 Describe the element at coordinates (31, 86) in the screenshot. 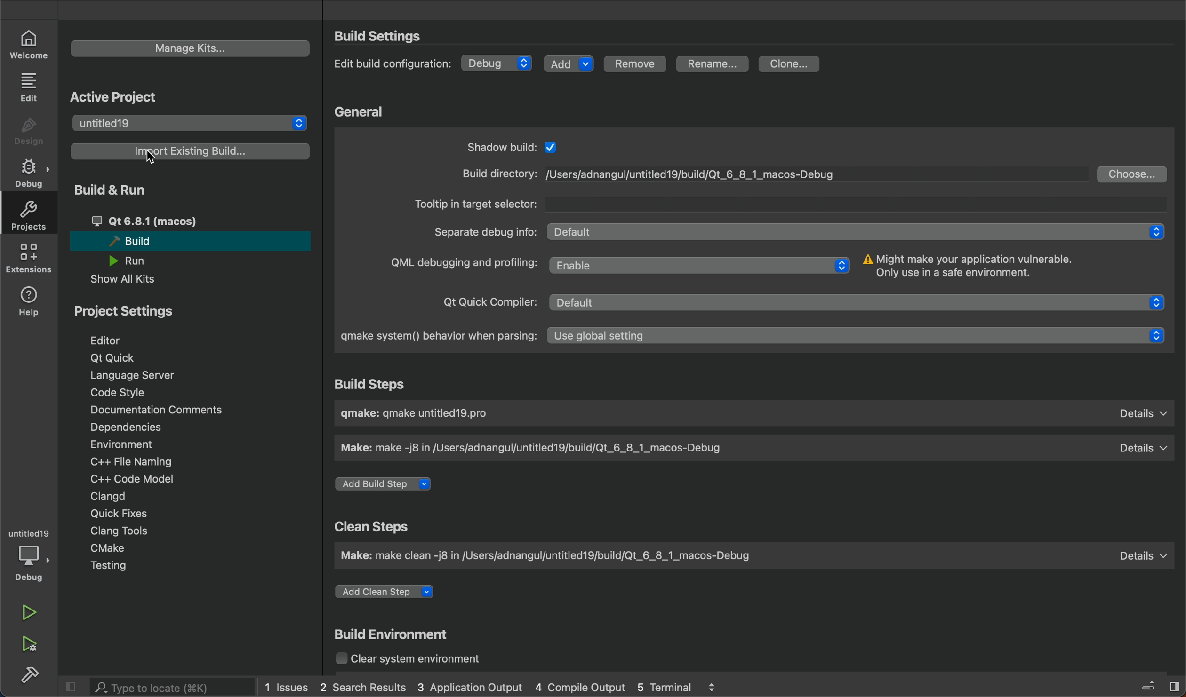

I see `EDIT` at that location.